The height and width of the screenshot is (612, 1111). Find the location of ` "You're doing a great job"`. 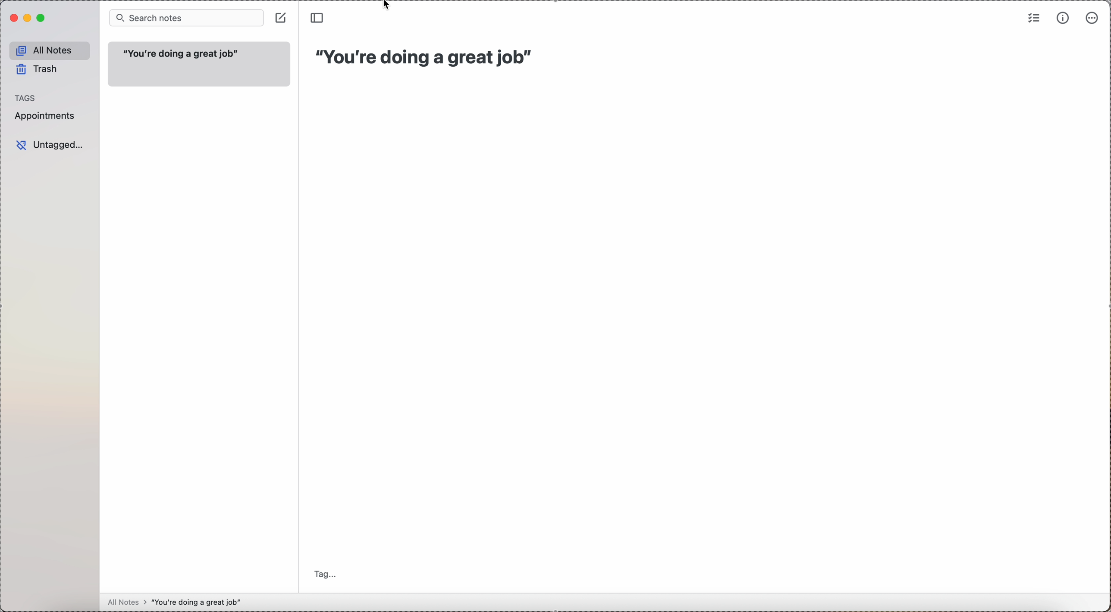

 "You're doing a great job" is located at coordinates (428, 57).